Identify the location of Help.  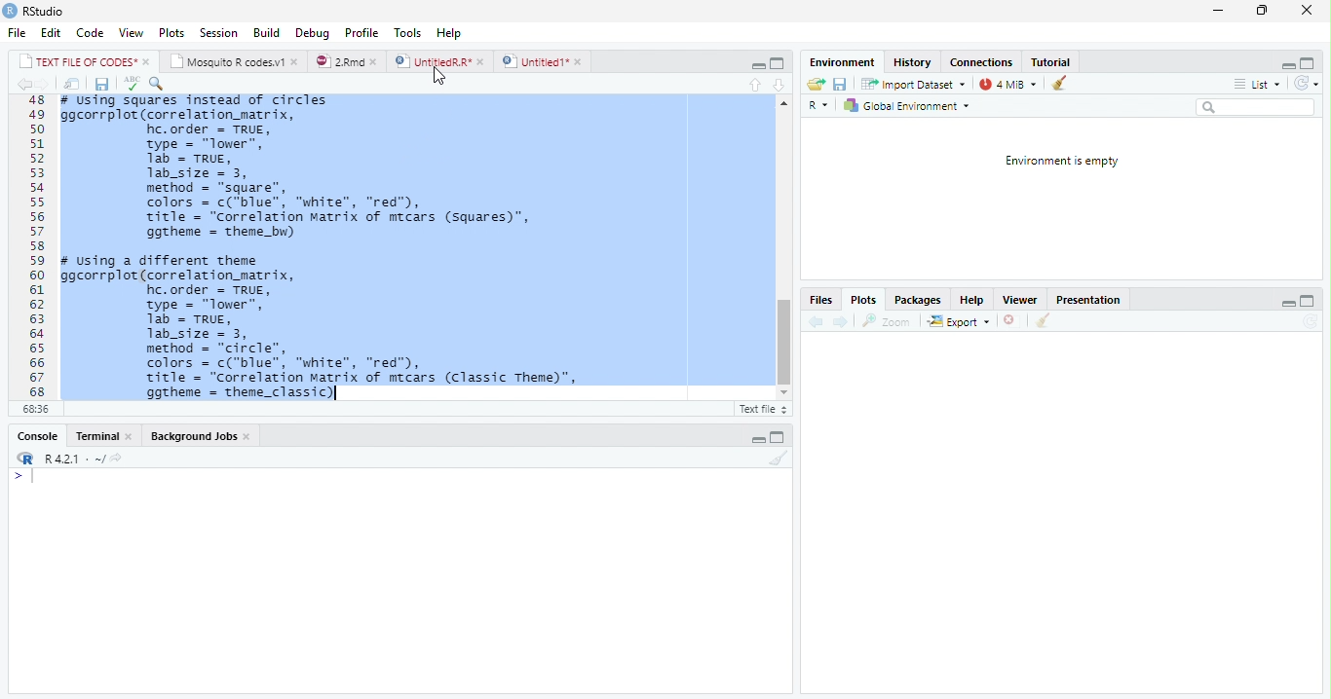
(974, 300).